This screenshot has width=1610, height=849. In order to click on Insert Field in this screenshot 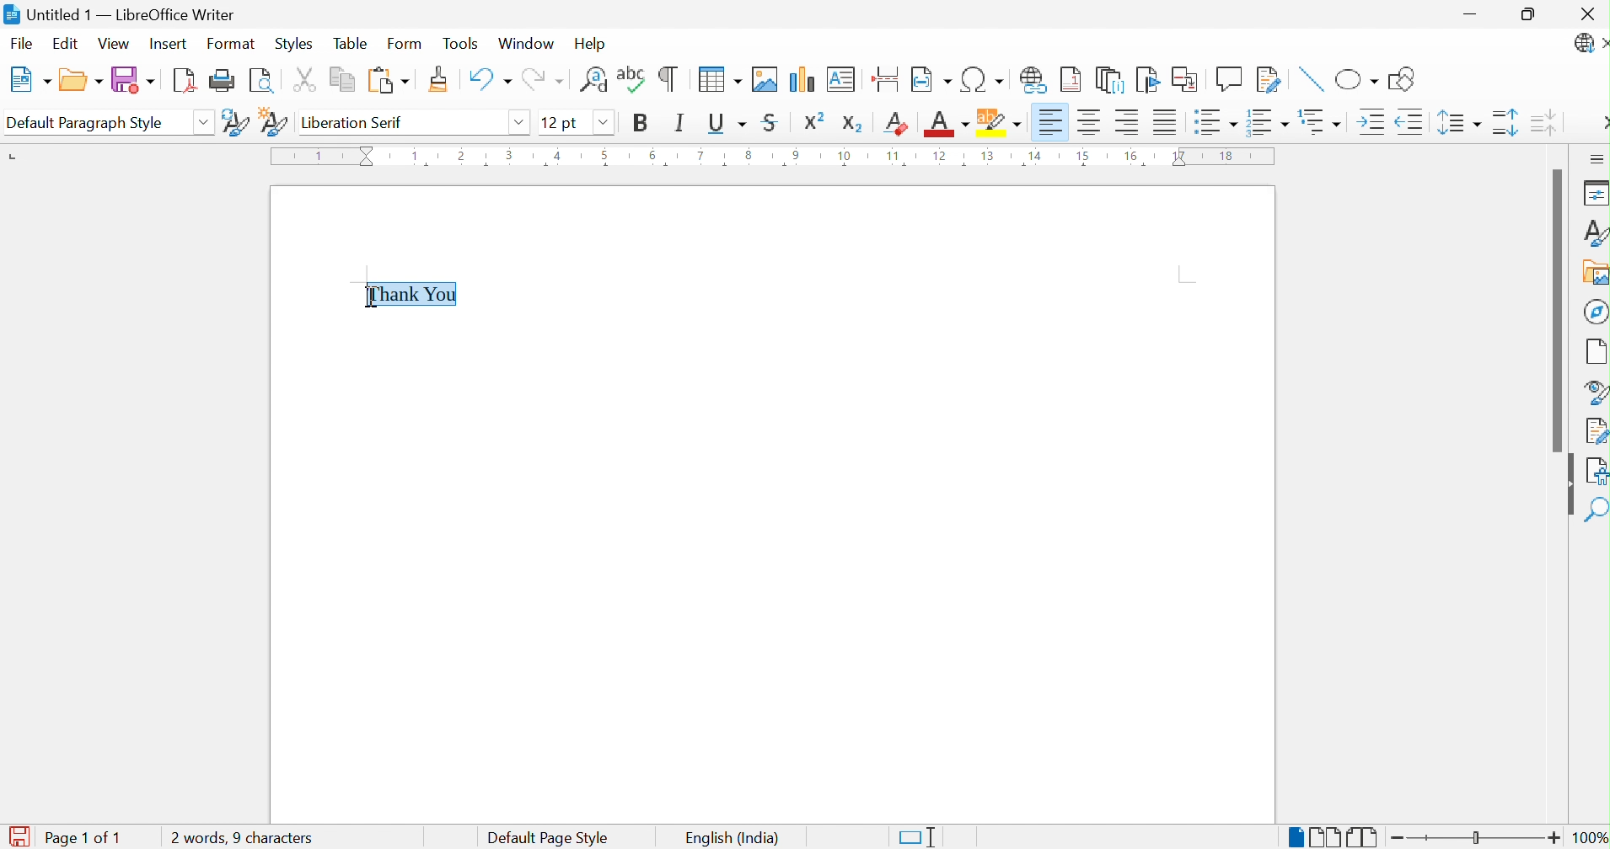, I will do `click(930, 79)`.